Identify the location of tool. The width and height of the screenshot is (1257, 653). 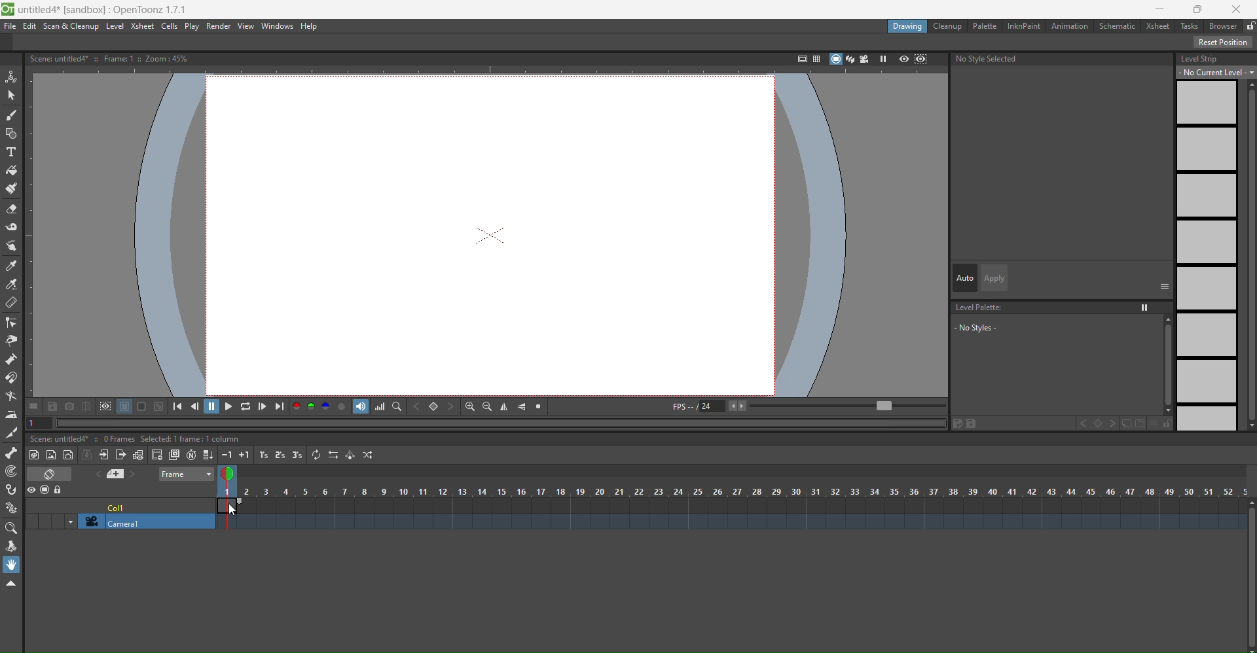
(86, 405).